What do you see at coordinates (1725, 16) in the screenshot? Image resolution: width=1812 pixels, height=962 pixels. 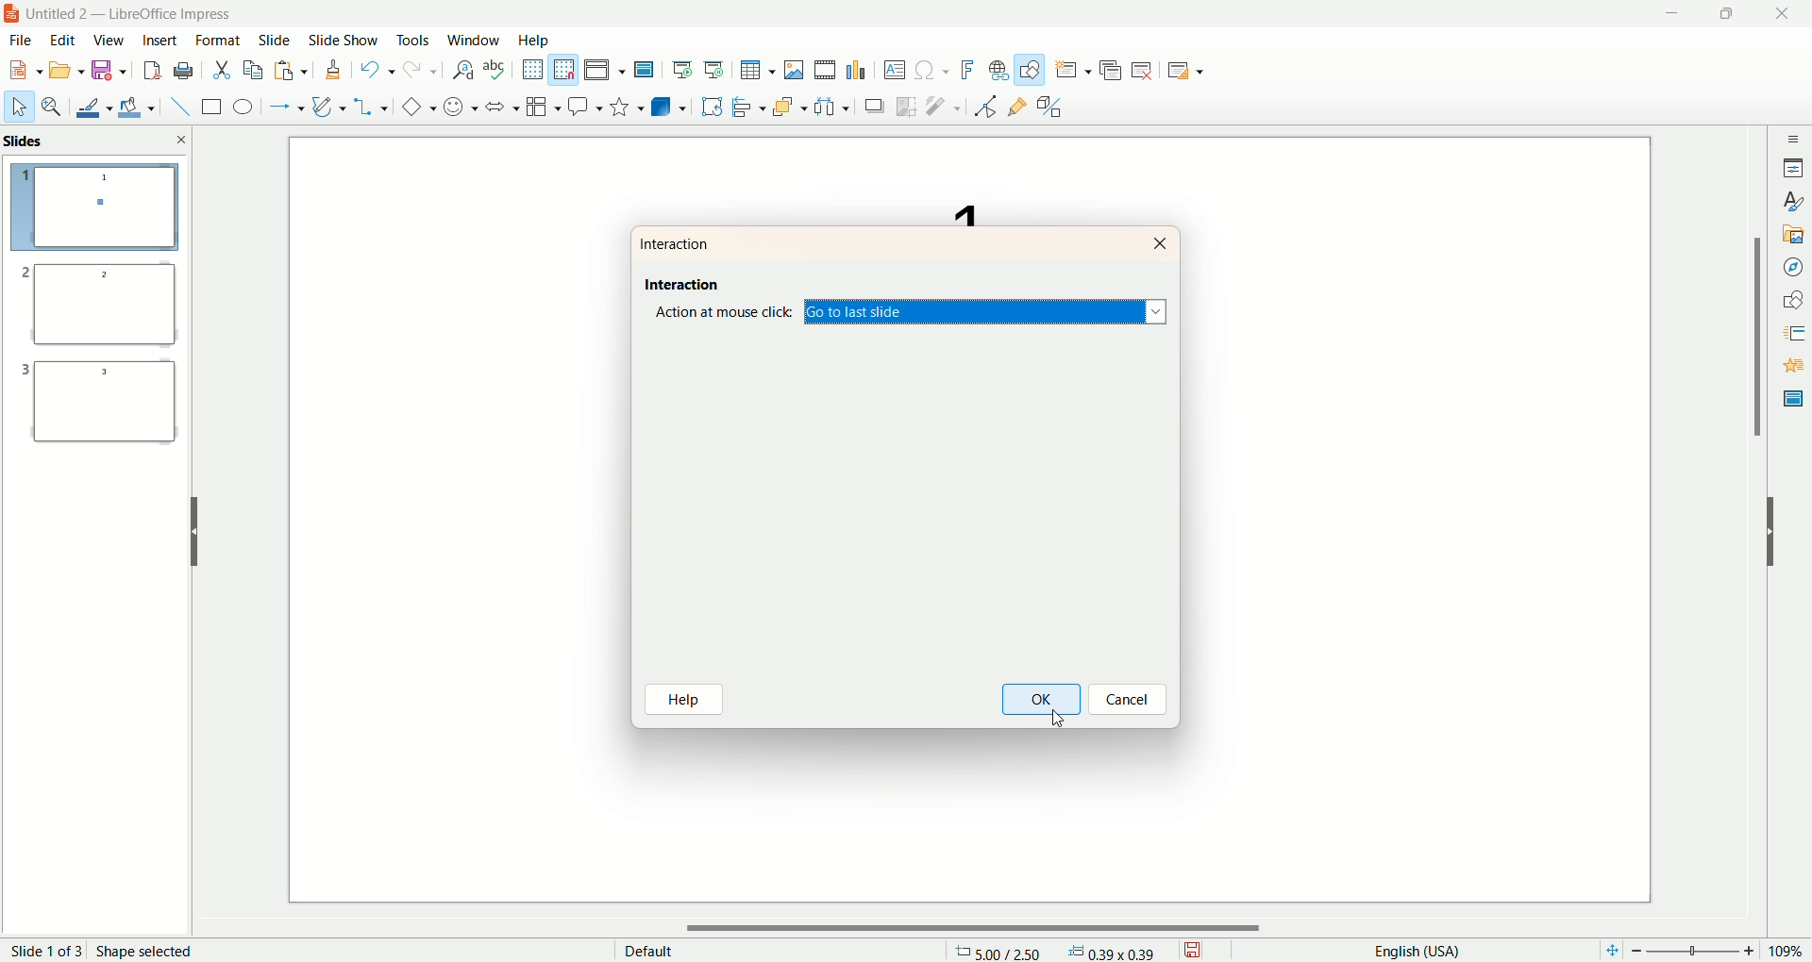 I see `maximize` at bounding box center [1725, 16].